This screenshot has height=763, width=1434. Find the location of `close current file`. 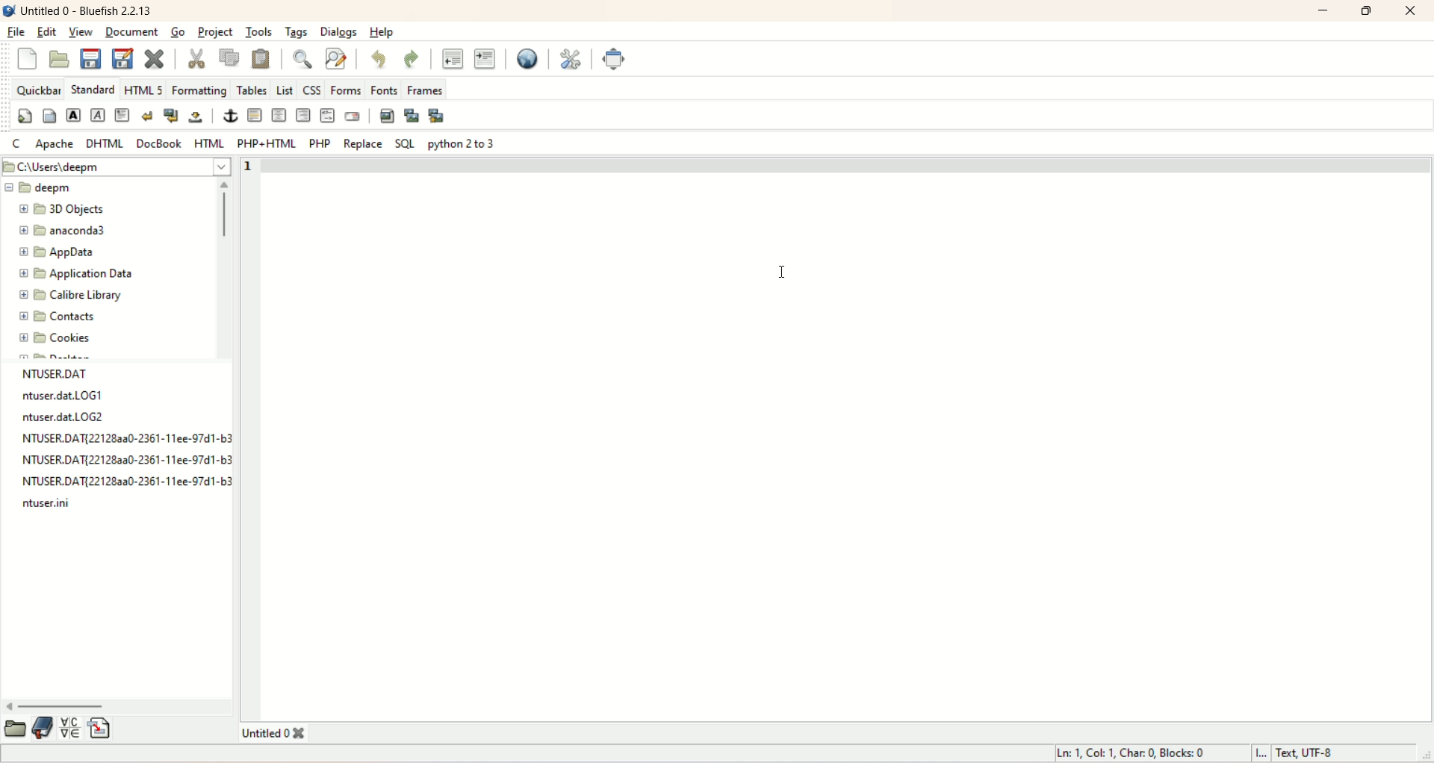

close current file is located at coordinates (154, 57).